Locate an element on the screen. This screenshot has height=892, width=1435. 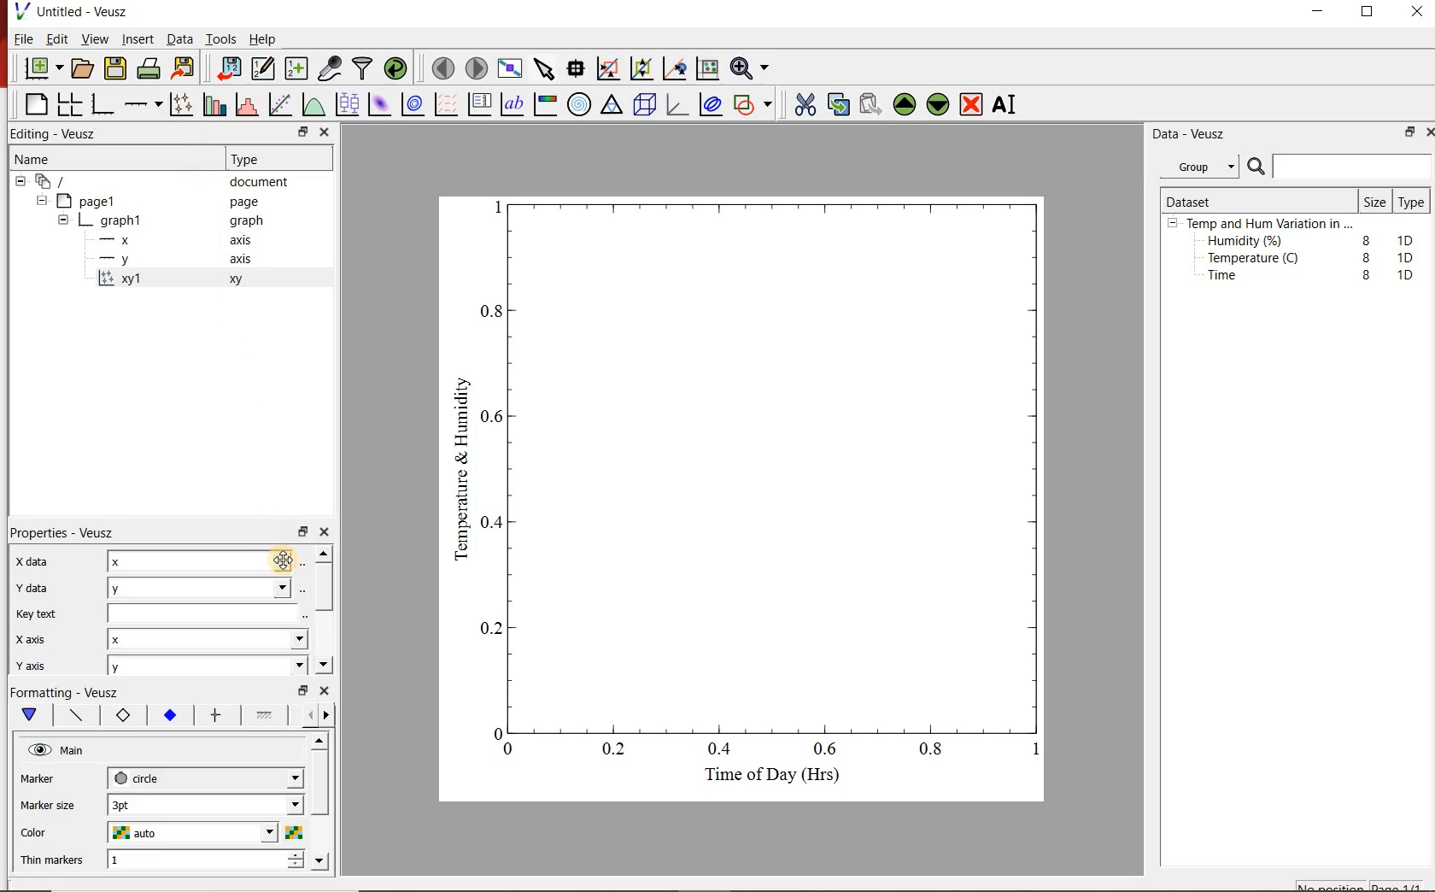
axis is located at coordinates (244, 261).